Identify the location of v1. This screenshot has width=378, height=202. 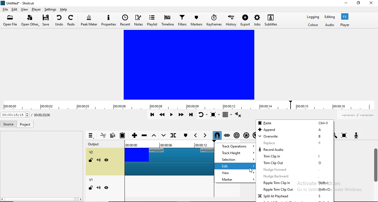
(92, 180).